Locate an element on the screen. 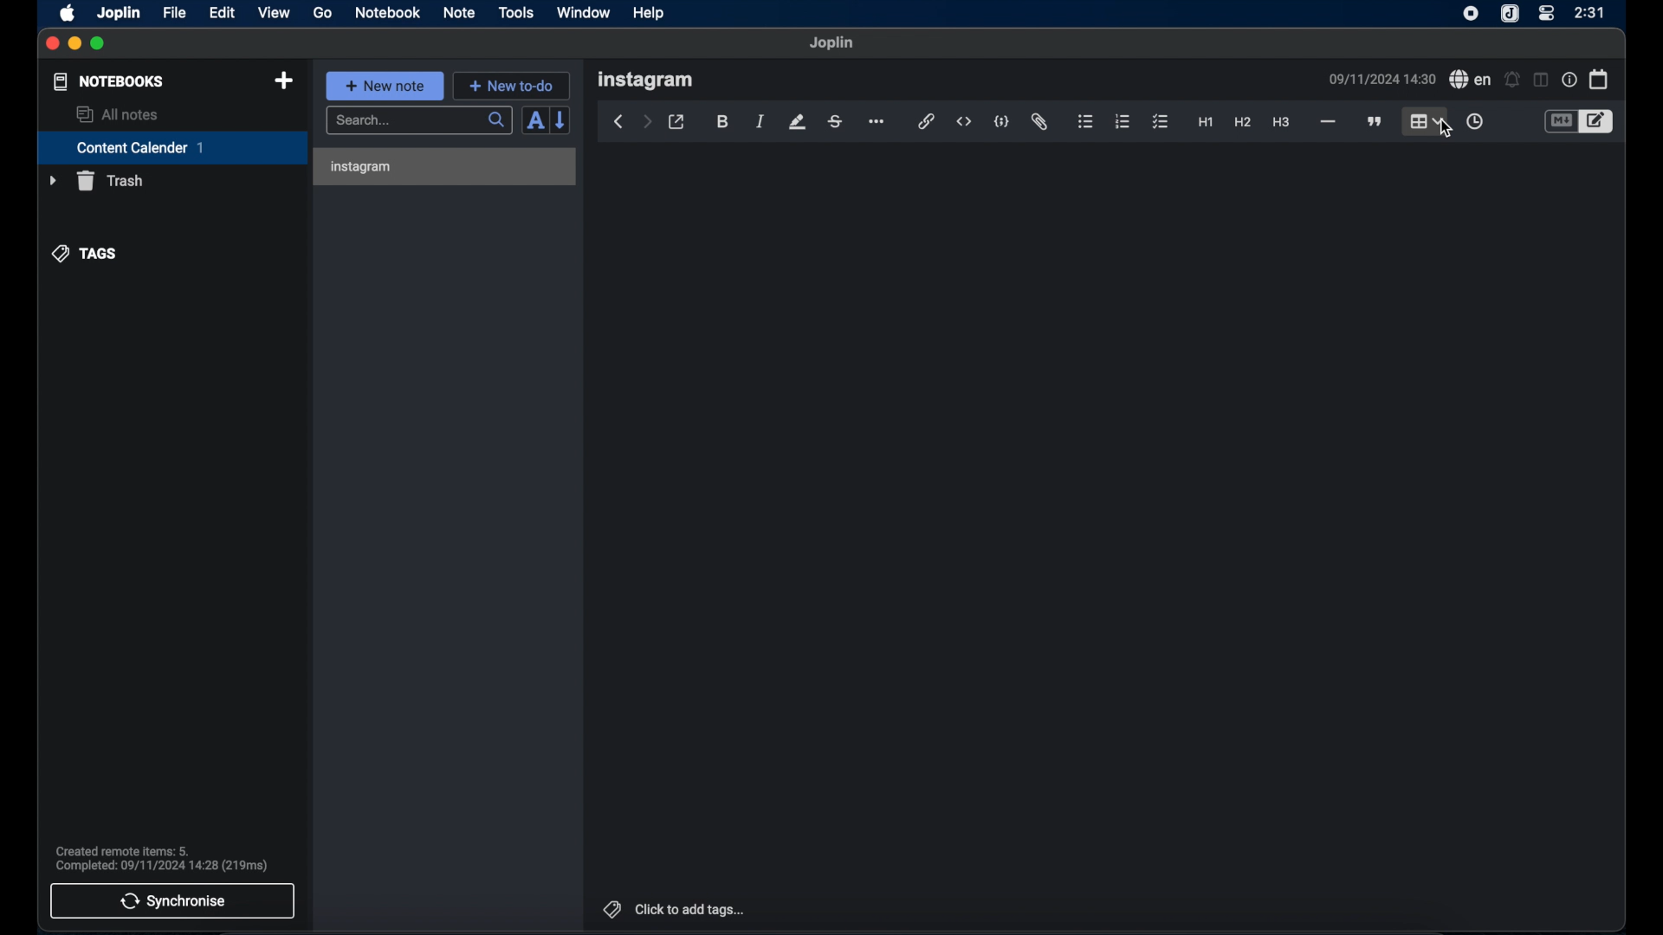  italic is located at coordinates (760, 122).